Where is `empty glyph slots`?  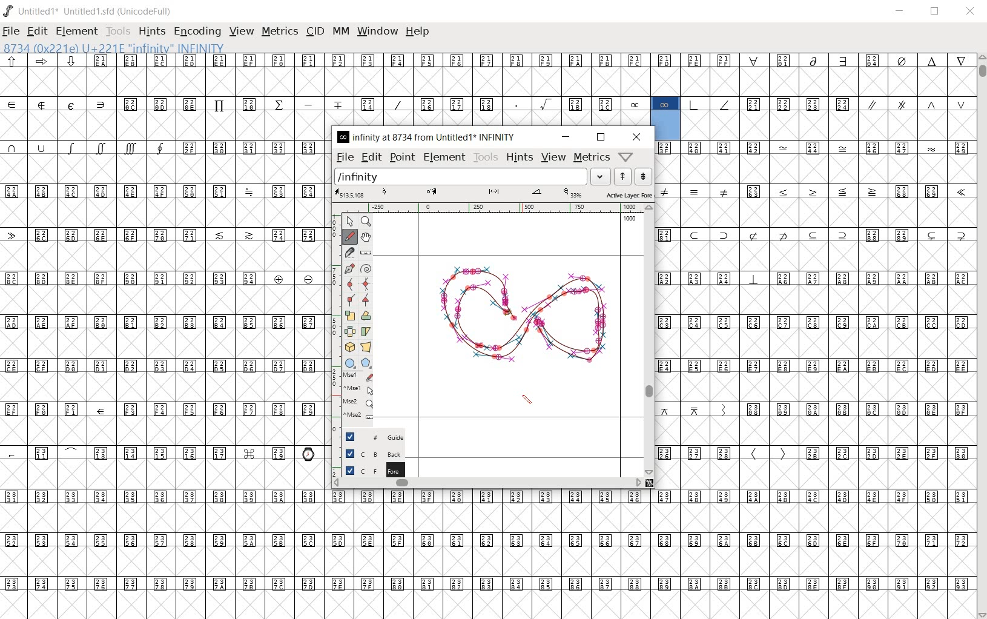
empty glyph slots is located at coordinates (163, 213).